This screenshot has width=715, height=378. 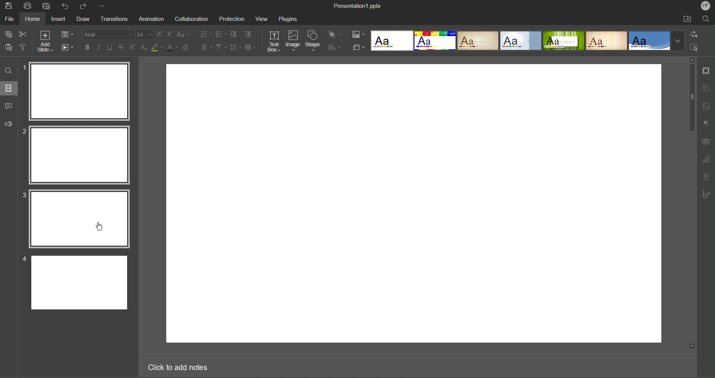 What do you see at coordinates (10, 48) in the screenshot?
I see `paste` at bounding box center [10, 48].